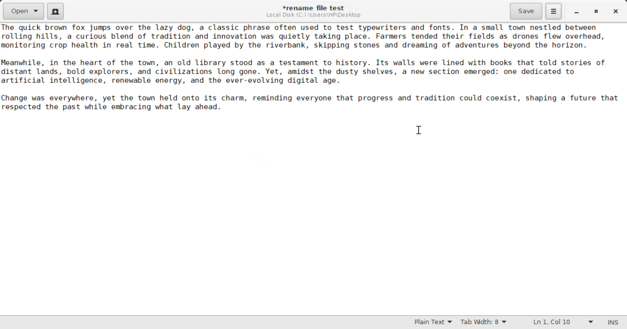 The height and width of the screenshot is (329, 627). I want to click on Save File, so click(527, 10).